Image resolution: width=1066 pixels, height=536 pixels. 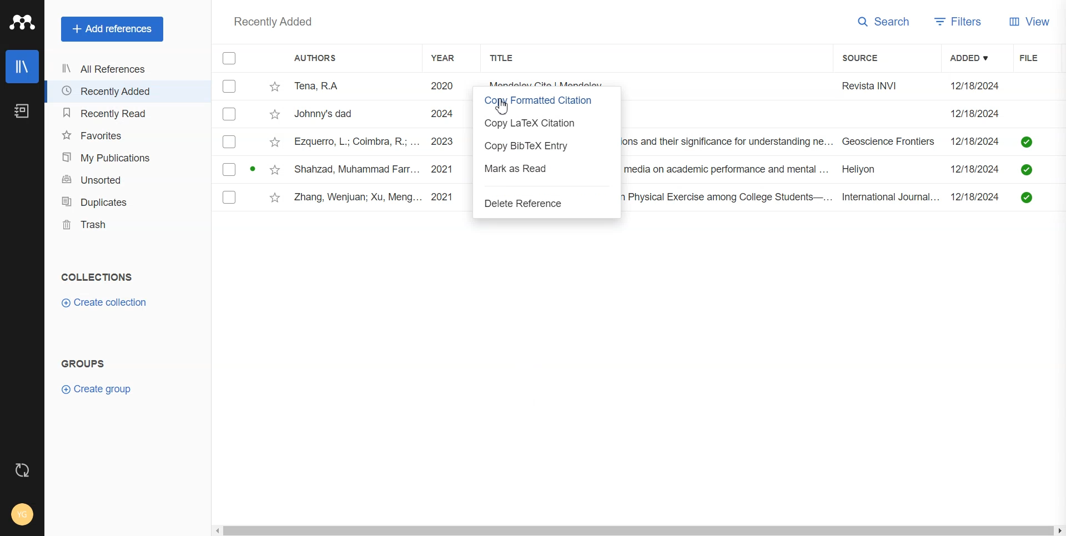 What do you see at coordinates (1030, 23) in the screenshot?
I see `View` at bounding box center [1030, 23].